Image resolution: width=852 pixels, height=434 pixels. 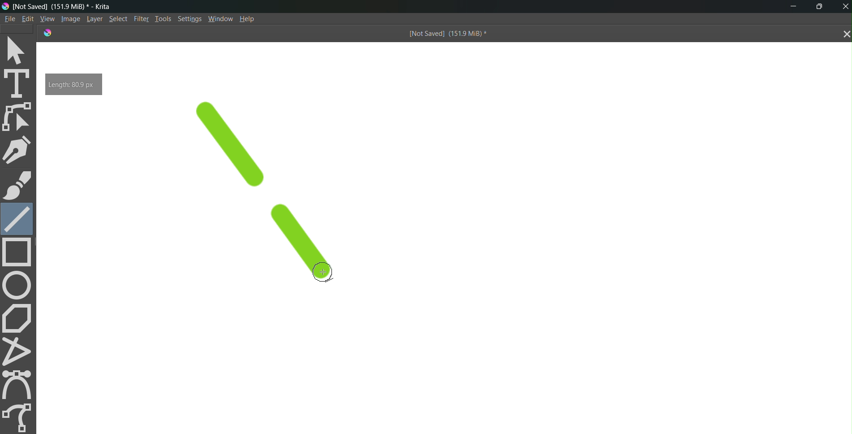 I want to click on [Not Saved] (151.9 MiB) *, so click(x=446, y=35).